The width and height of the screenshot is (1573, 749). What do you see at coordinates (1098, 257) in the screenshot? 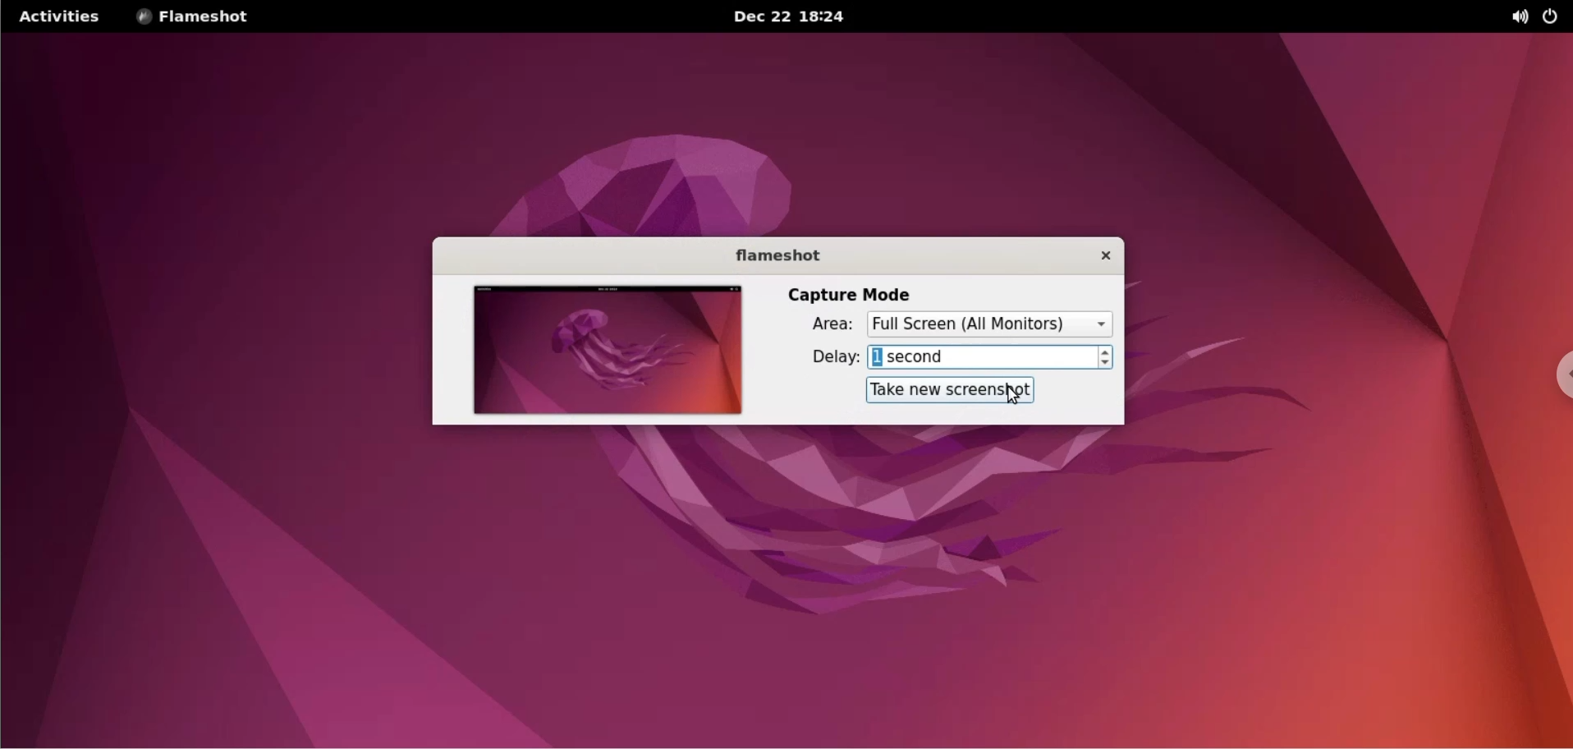
I see `close ` at bounding box center [1098, 257].